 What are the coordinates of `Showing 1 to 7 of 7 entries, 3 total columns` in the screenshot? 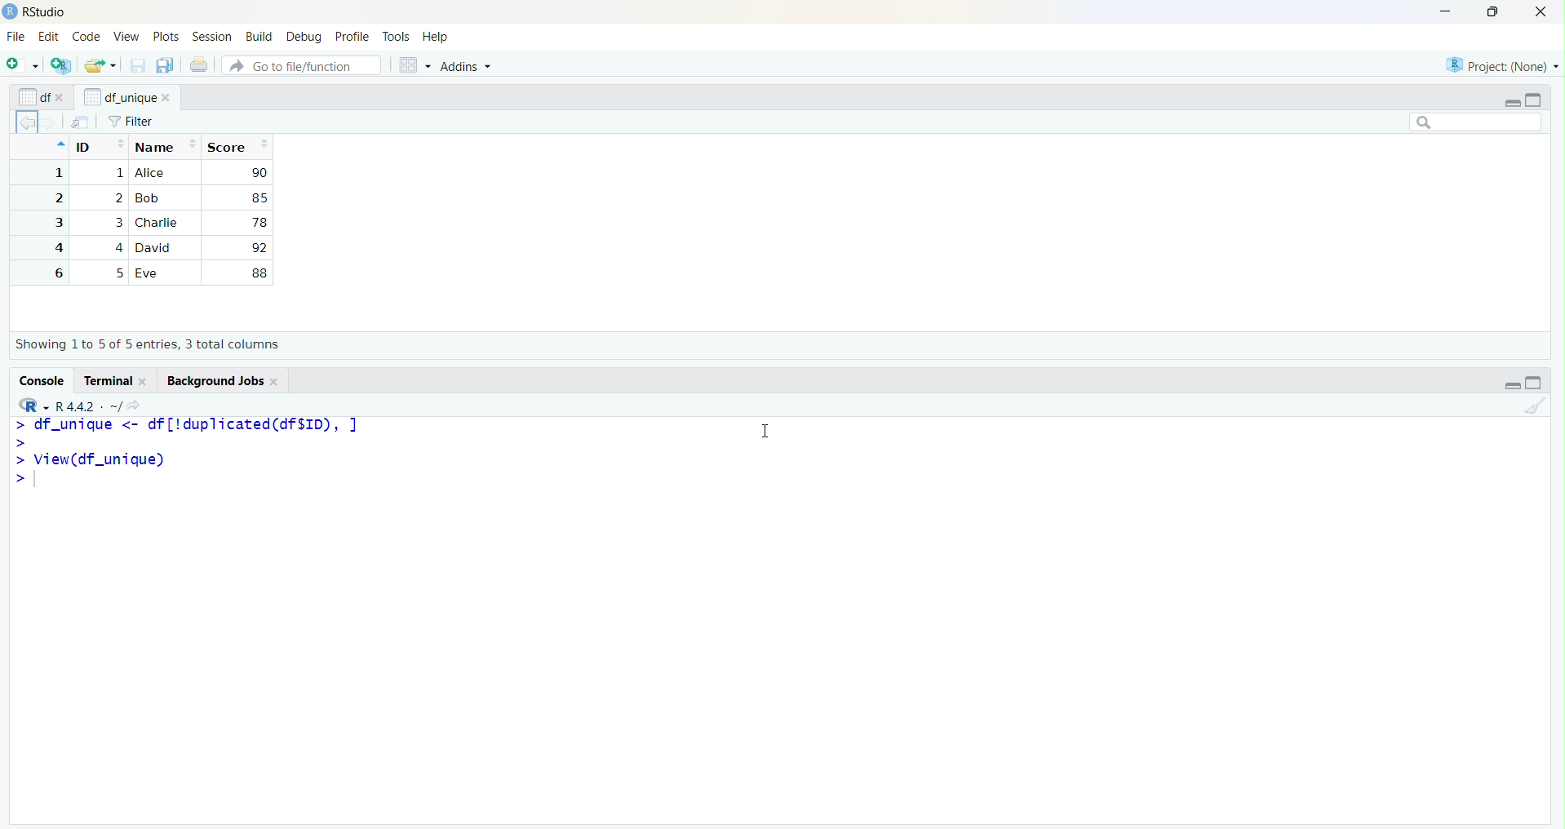 It's located at (149, 345).